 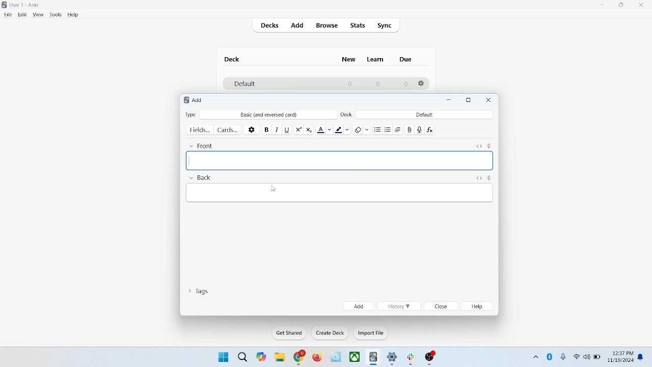 What do you see at coordinates (347, 114) in the screenshot?
I see `deck` at bounding box center [347, 114].